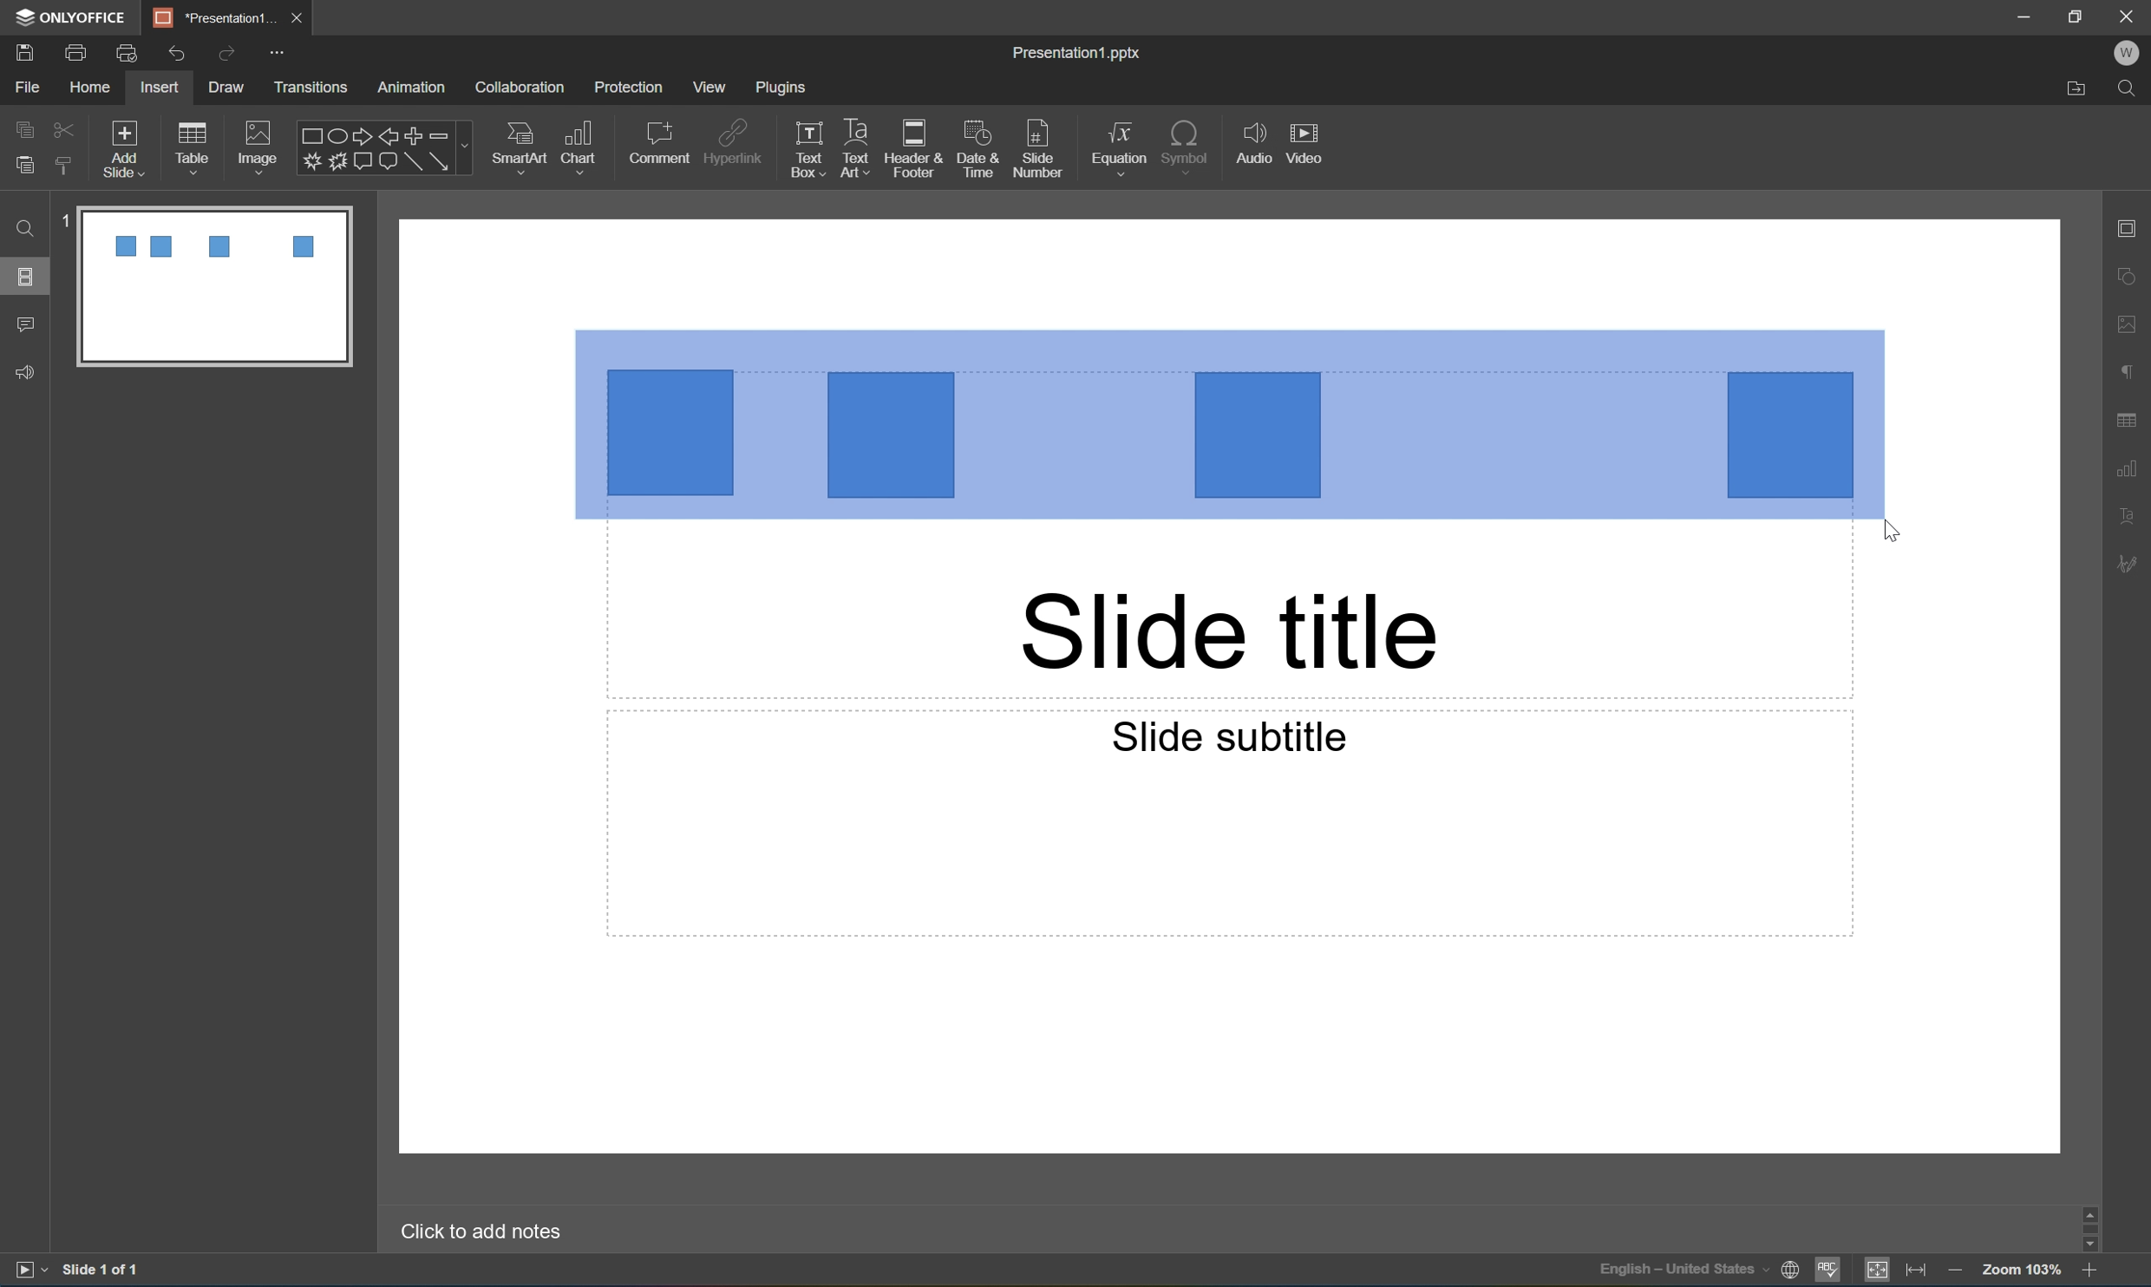  What do you see at coordinates (65, 166) in the screenshot?
I see `copy style` at bounding box center [65, 166].